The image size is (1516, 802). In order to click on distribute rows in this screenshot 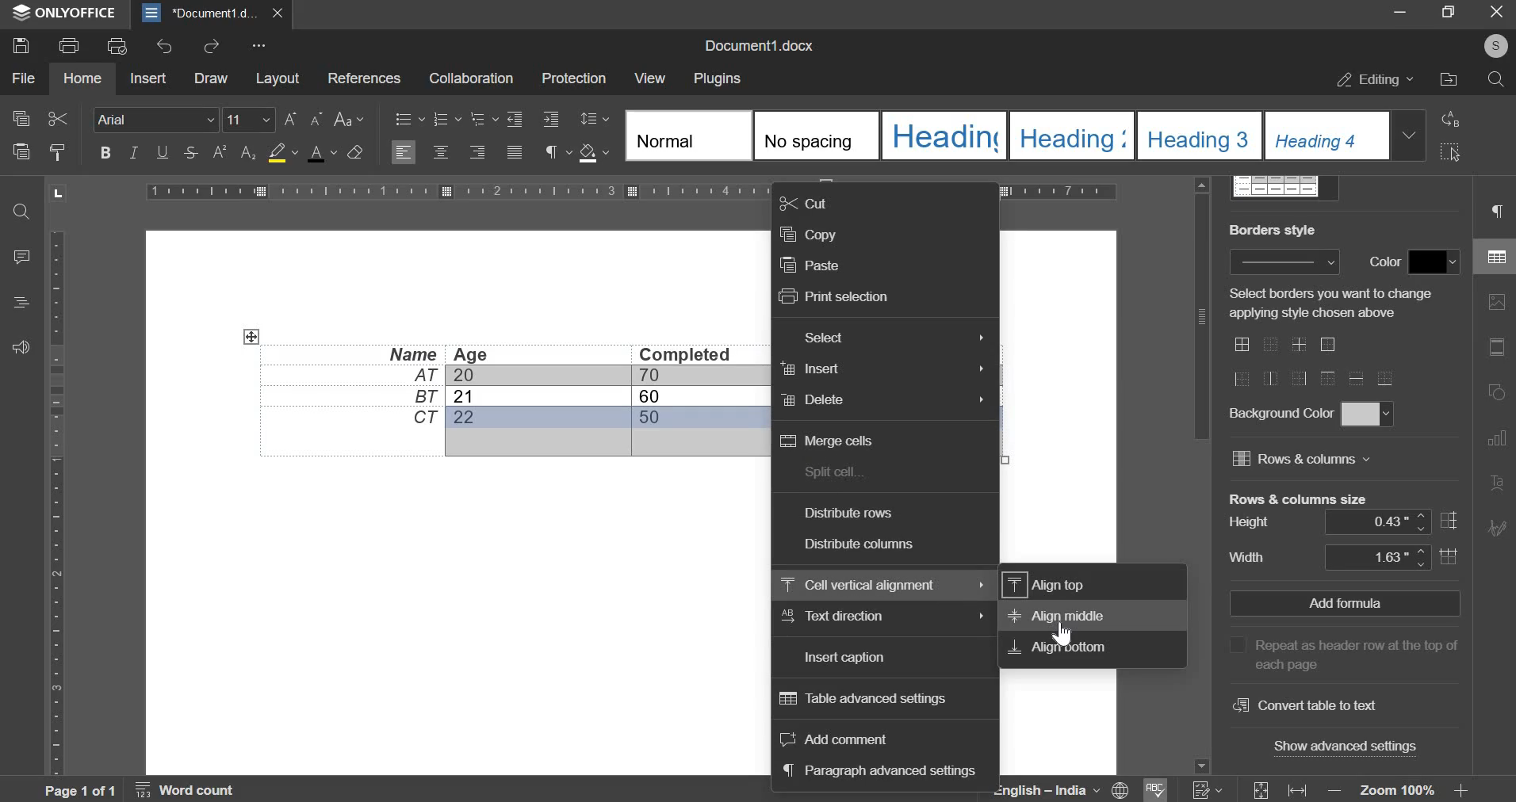, I will do `click(850, 513)`.